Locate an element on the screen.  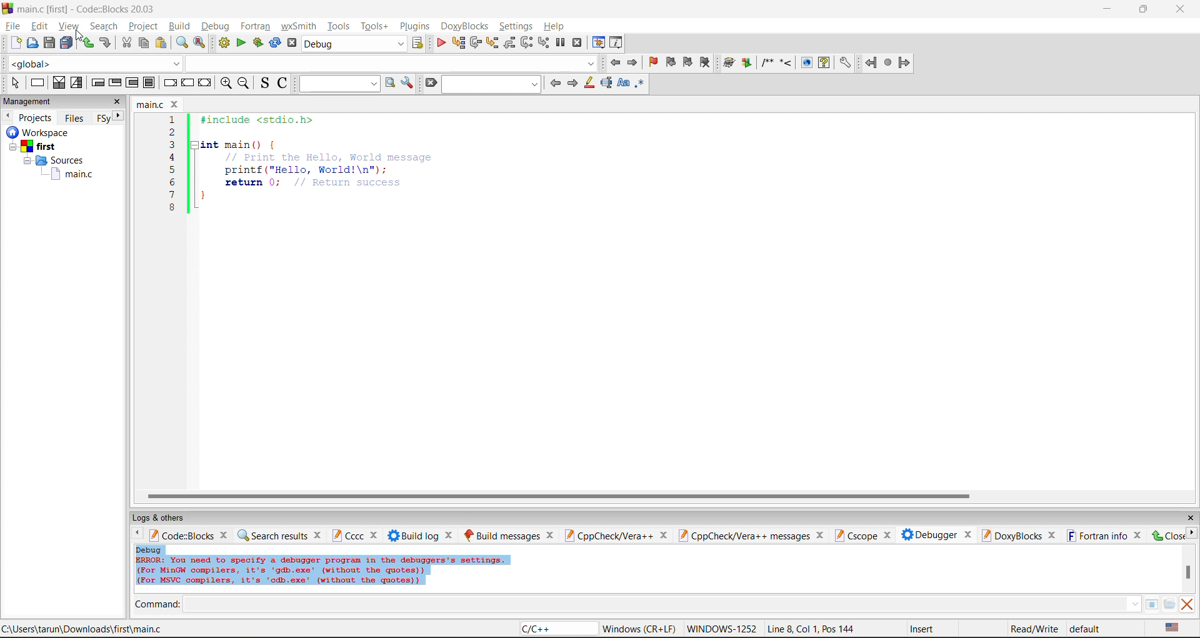
paste is located at coordinates (161, 44).